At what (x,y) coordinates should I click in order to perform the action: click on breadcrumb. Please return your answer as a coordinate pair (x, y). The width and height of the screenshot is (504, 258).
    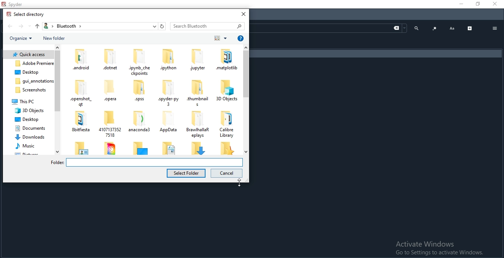
    Looking at the image, I should click on (104, 27).